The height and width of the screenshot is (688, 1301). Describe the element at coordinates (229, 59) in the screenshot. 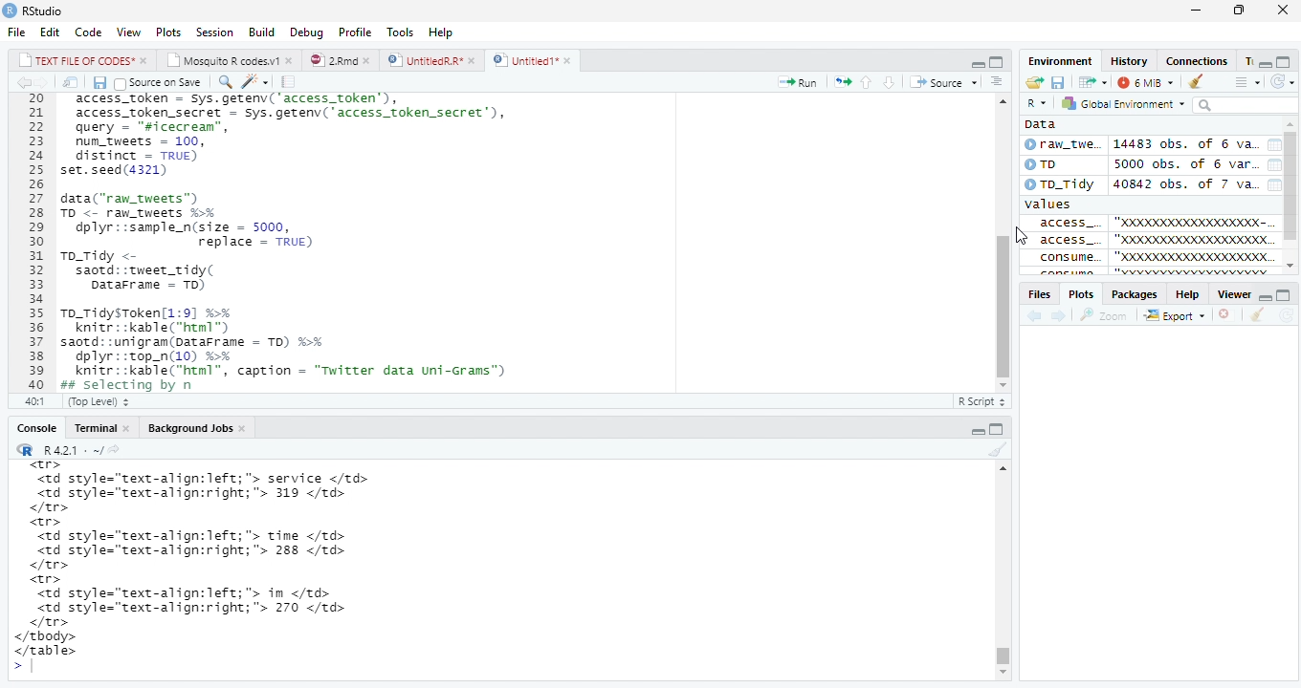

I see `| Mosauito R codes.y!` at that location.